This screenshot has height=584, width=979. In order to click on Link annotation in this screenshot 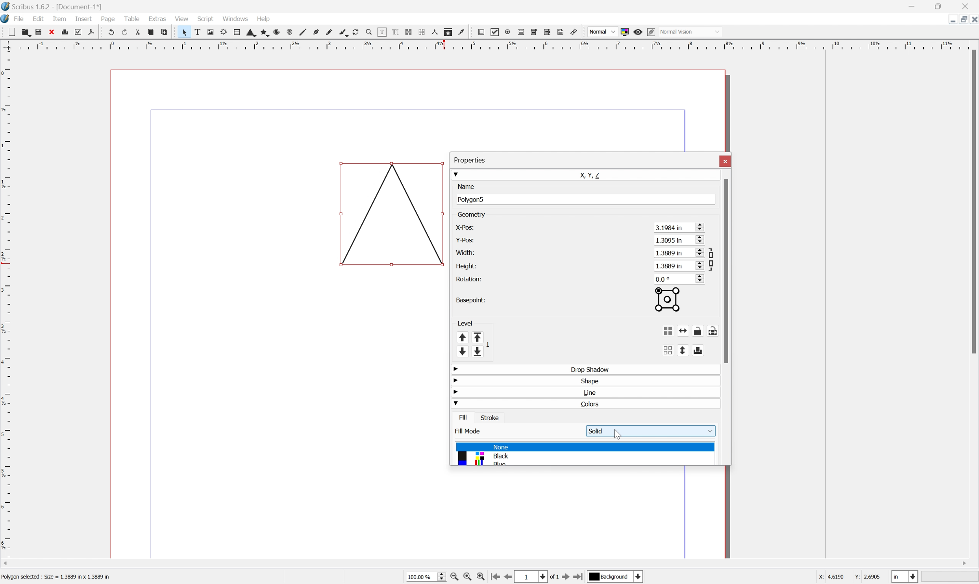, I will do `click(575, 31)`.